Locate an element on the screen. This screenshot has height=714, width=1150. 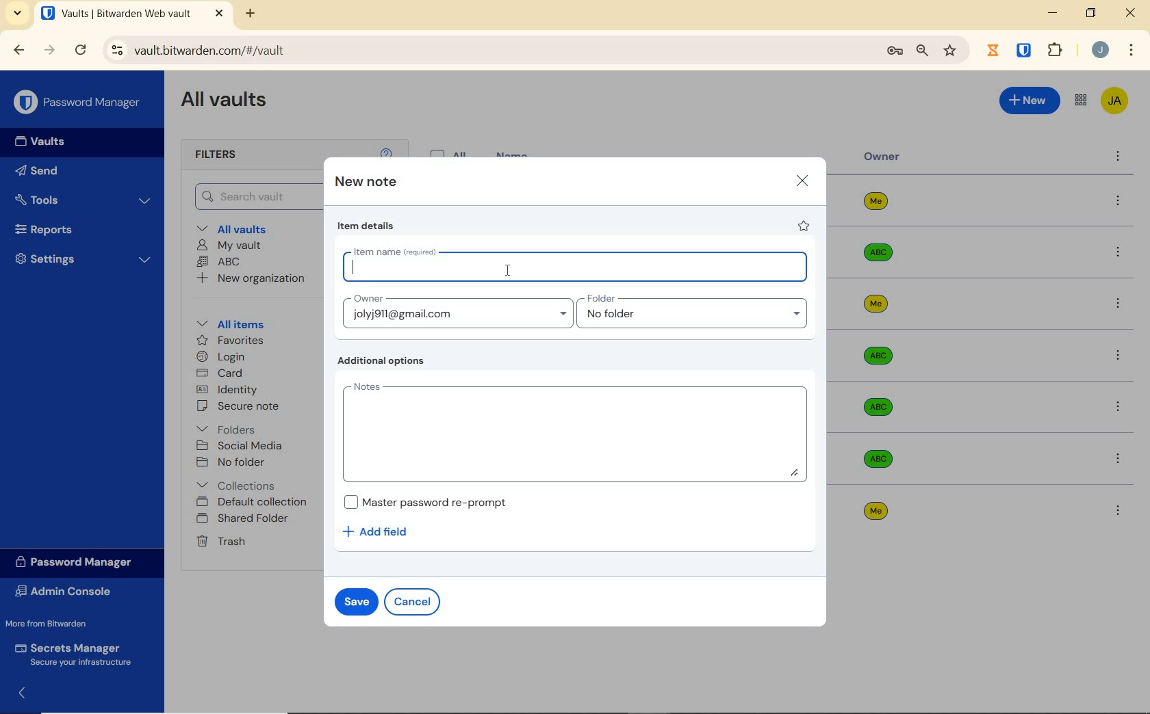
Vaults is located at coordinates (47, 143).